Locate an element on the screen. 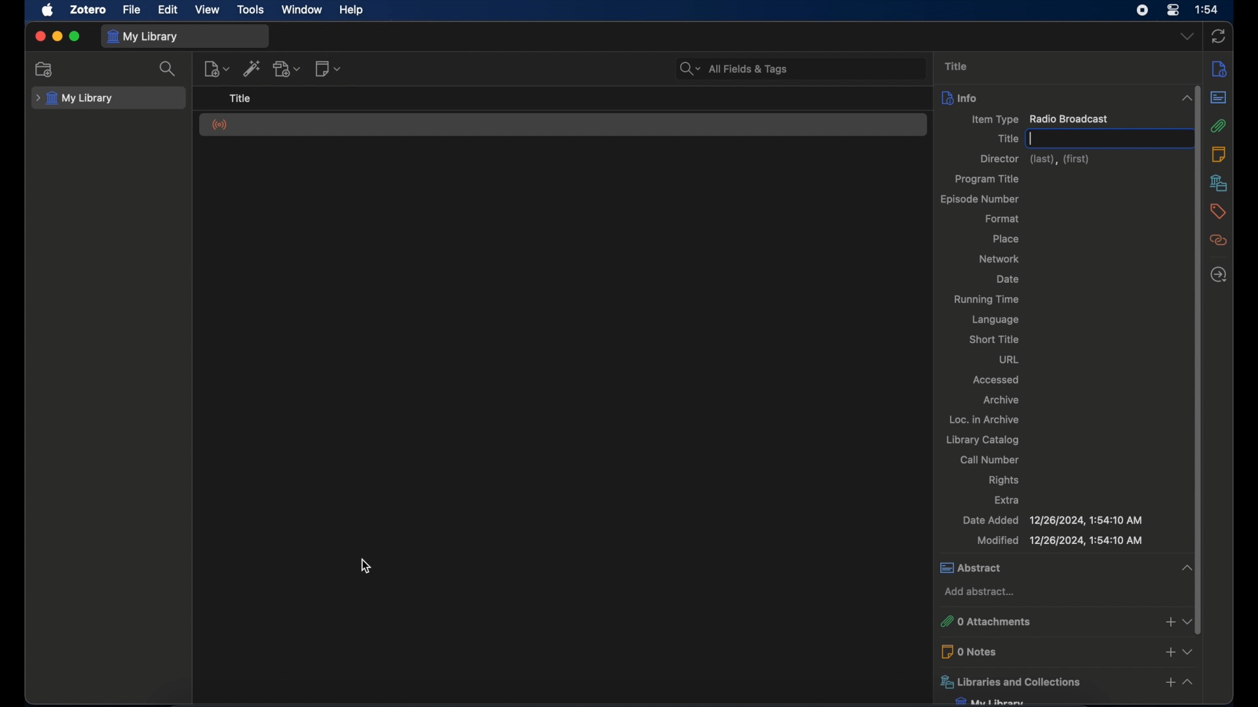 This screenshot has width=1258, height=707. rights is located at coordinates (1005, 481).